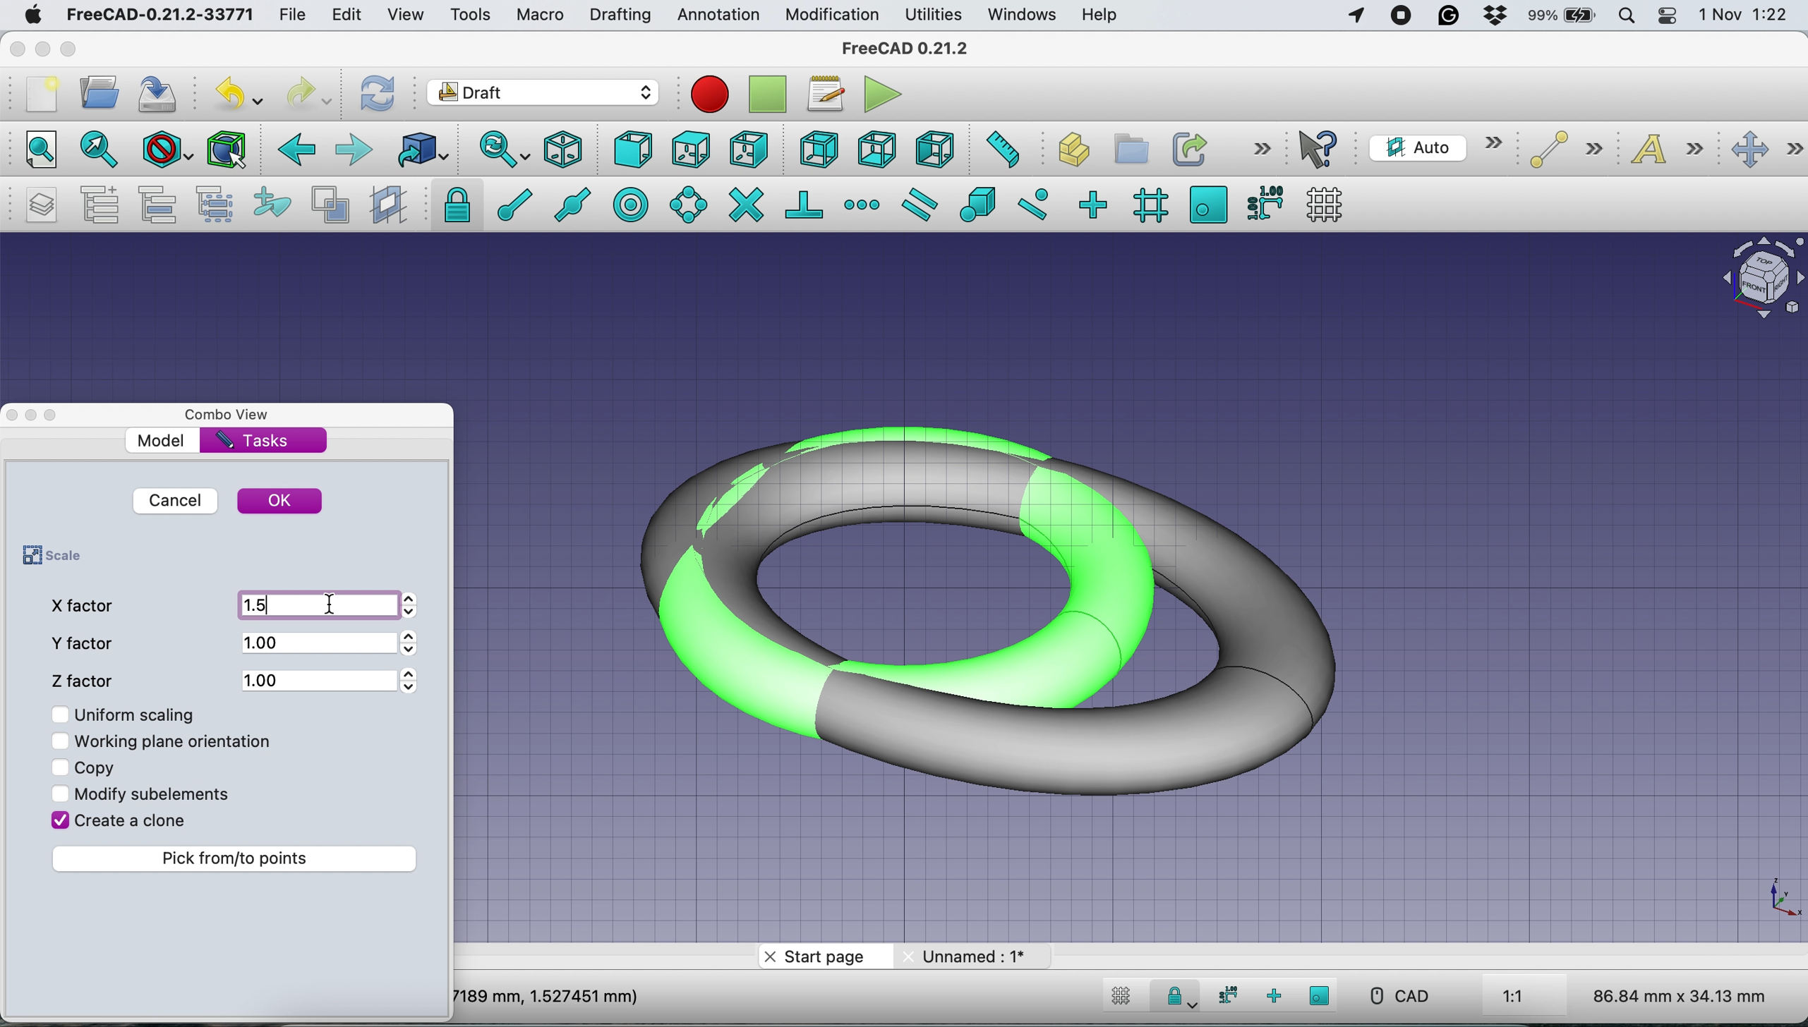 The width and height of the screenshot is (1808, 1027). Describe the element at coordinates (238, 90) in the screenshot. I see `undo` at that location.